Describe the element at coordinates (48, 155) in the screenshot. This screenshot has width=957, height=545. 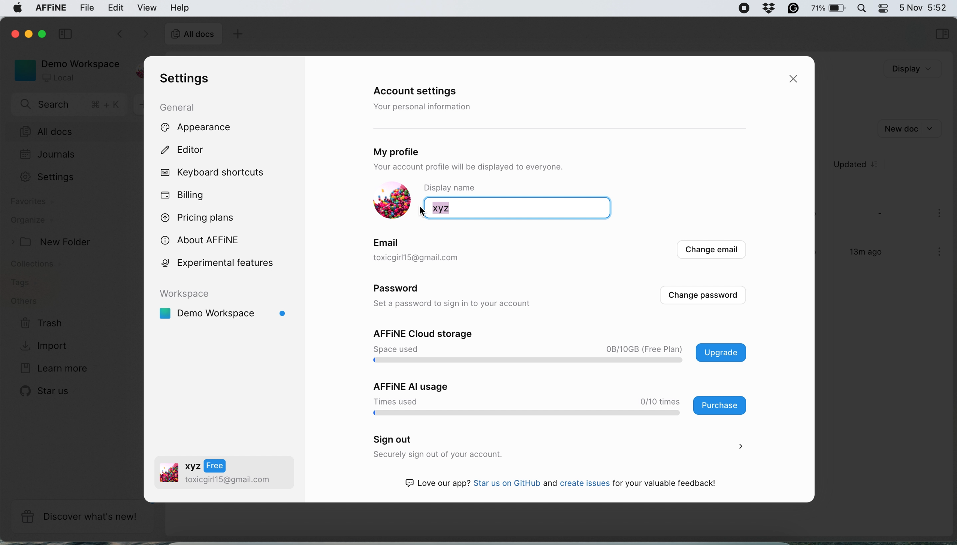
I see `journals` at that location.